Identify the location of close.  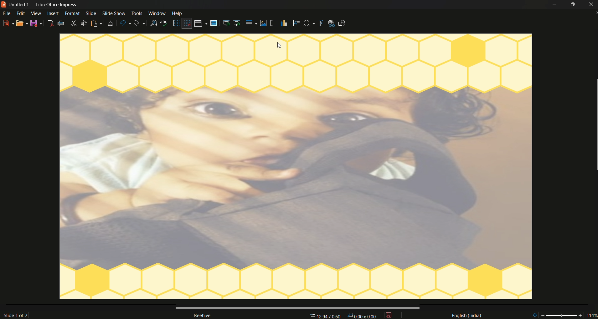
(591, 5).